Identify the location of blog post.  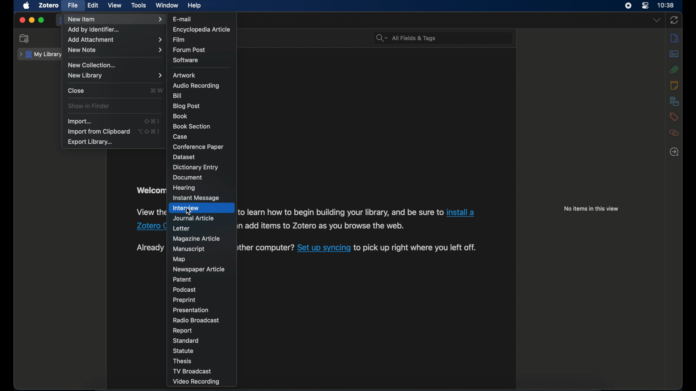
(187, 106).